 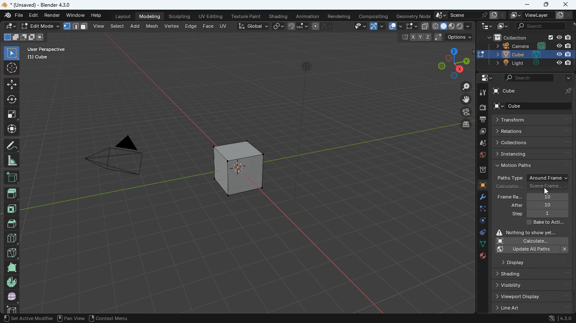 What do you see at coordinates (12, 53) in the screenshot?
I see `select` at bounding box center [12, 53].